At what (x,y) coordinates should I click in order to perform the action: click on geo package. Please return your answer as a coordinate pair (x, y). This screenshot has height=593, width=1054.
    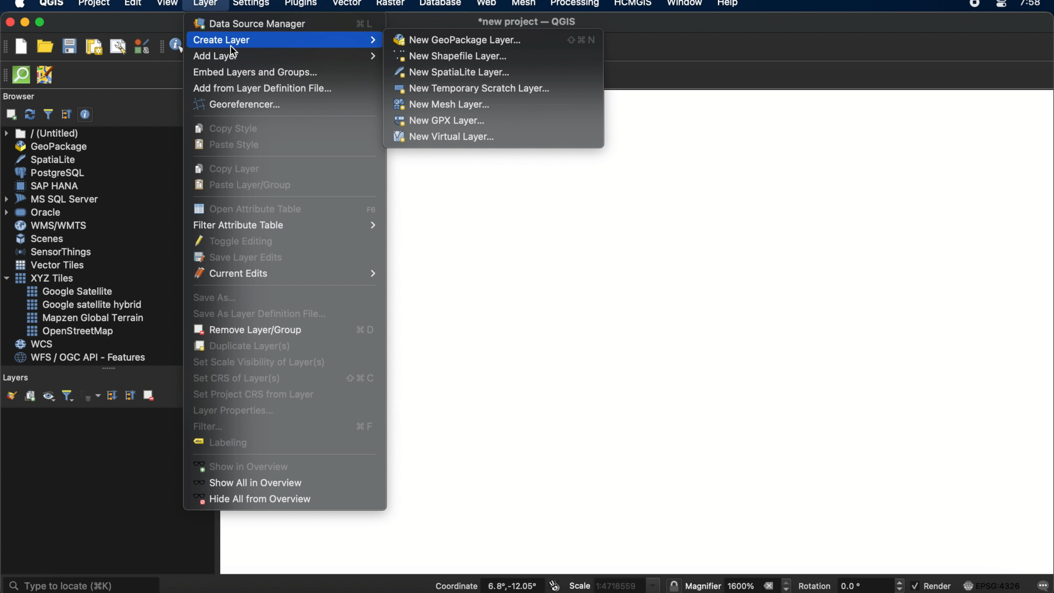
    Looking at the image, I should click on (50, 147).